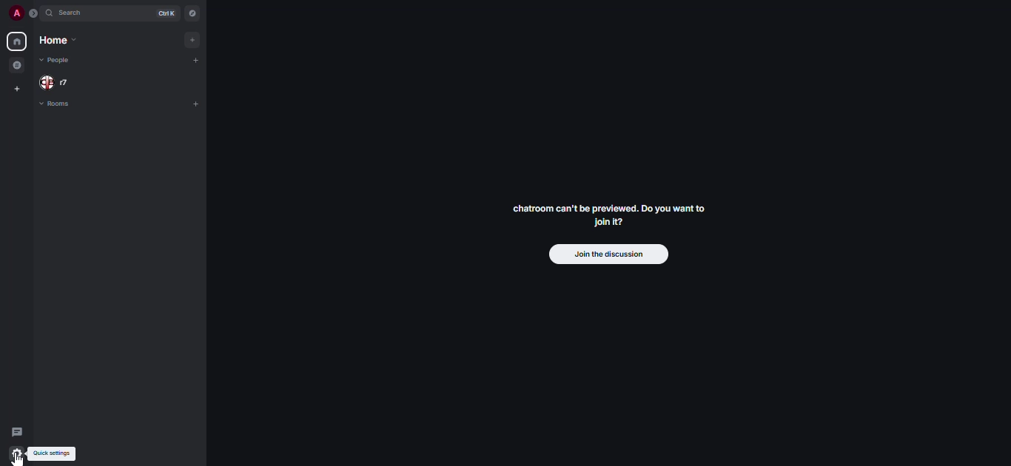 This screenshot has width=1011, height=466. I want to click on people, so click(55, 61).